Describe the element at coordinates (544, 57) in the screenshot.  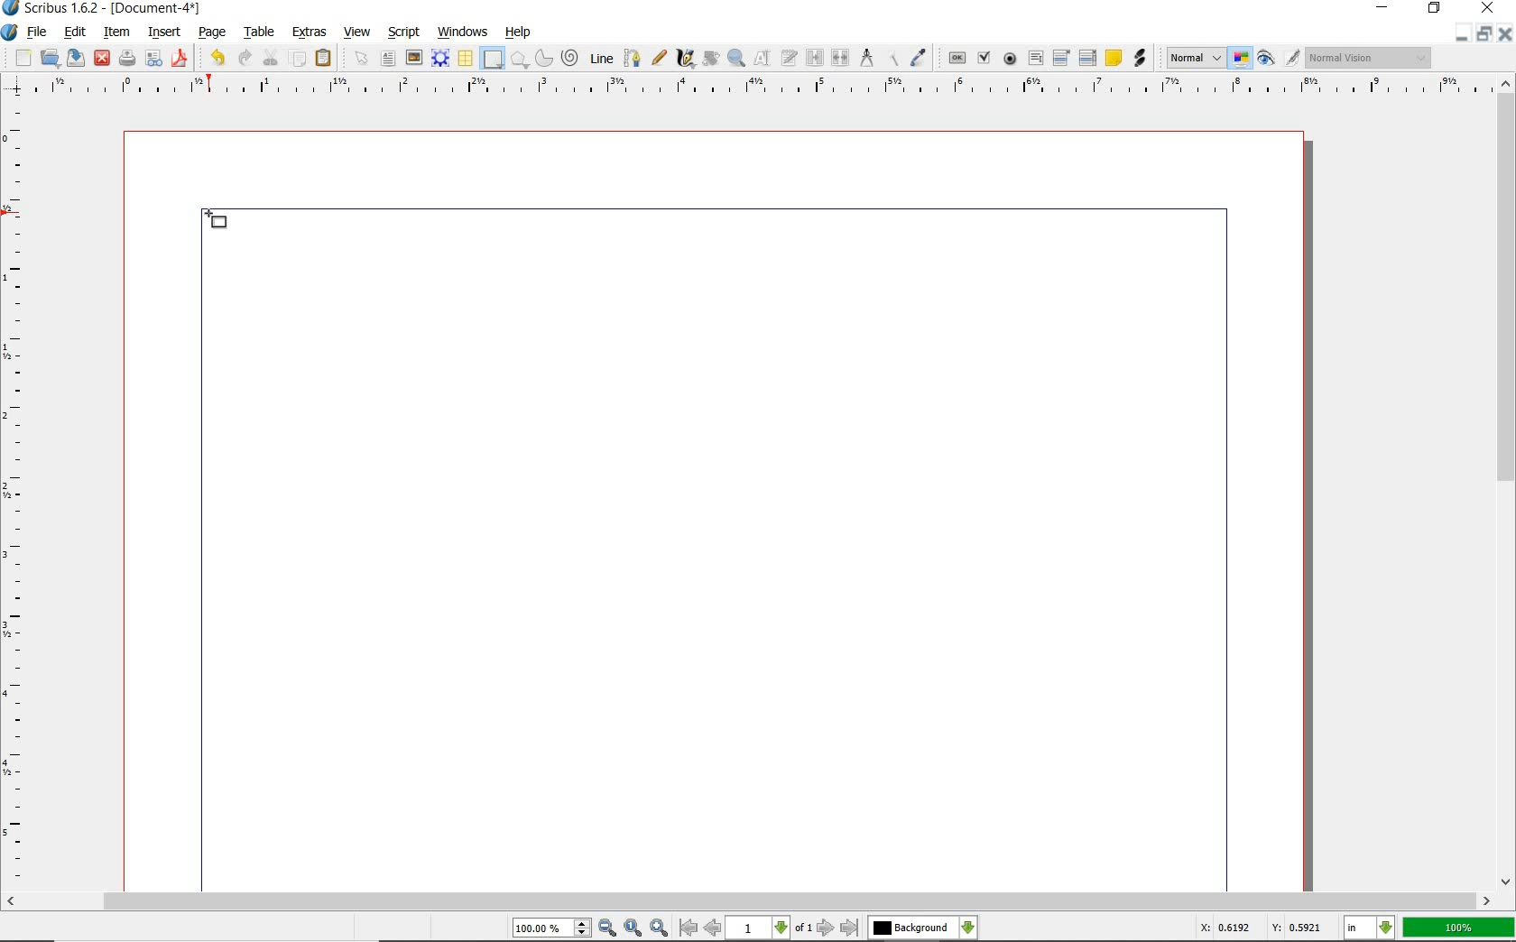
I see `arc` at that location.